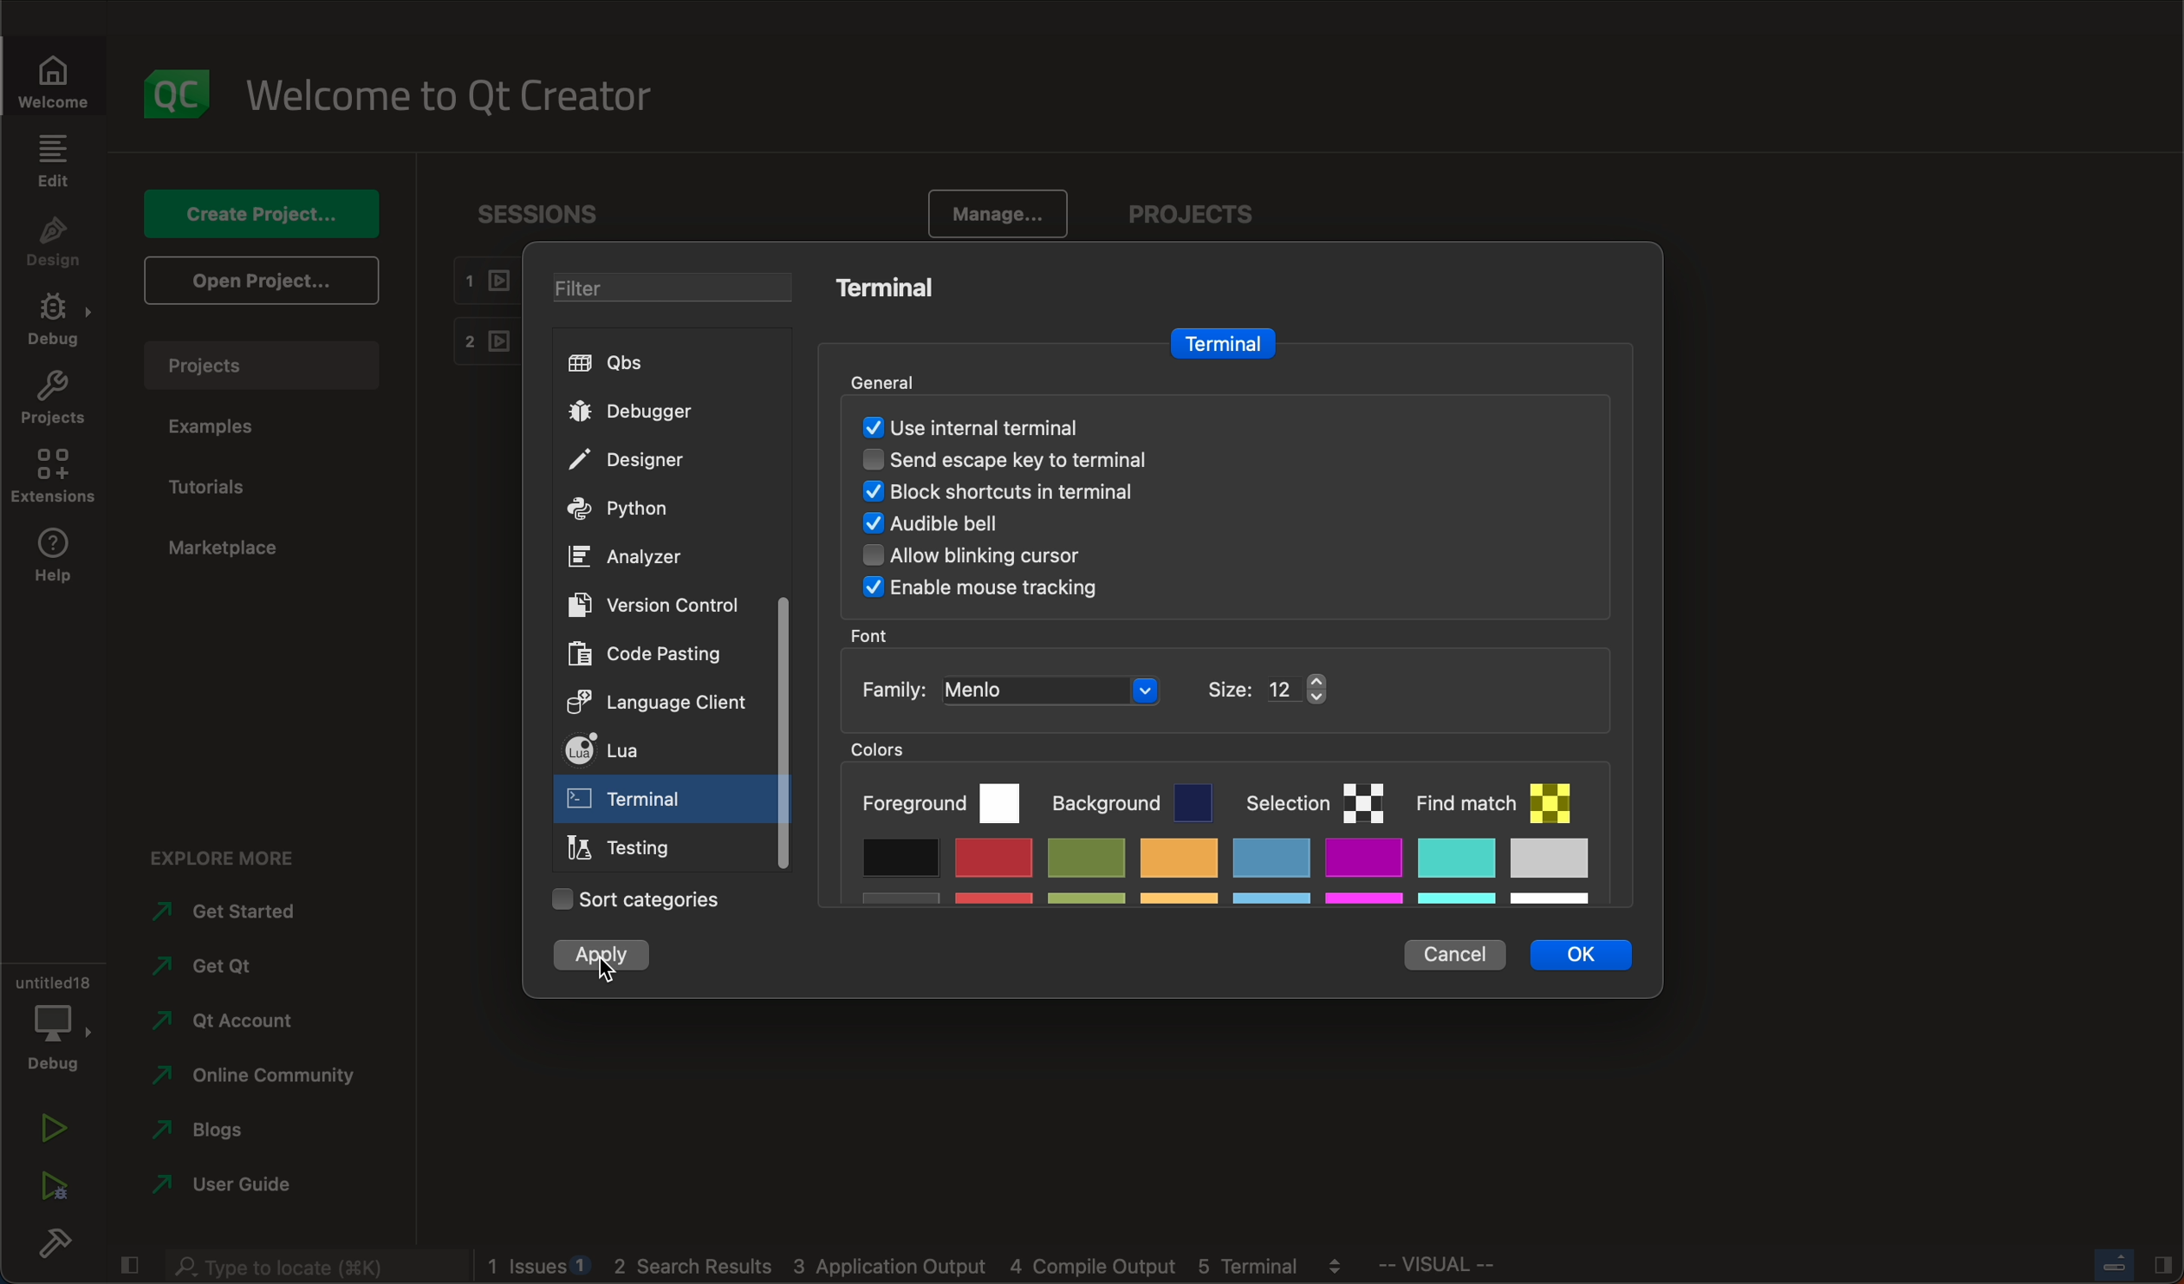 This screenshot has height=1284, width=2184. I want to click on audio, so click(965, 526).